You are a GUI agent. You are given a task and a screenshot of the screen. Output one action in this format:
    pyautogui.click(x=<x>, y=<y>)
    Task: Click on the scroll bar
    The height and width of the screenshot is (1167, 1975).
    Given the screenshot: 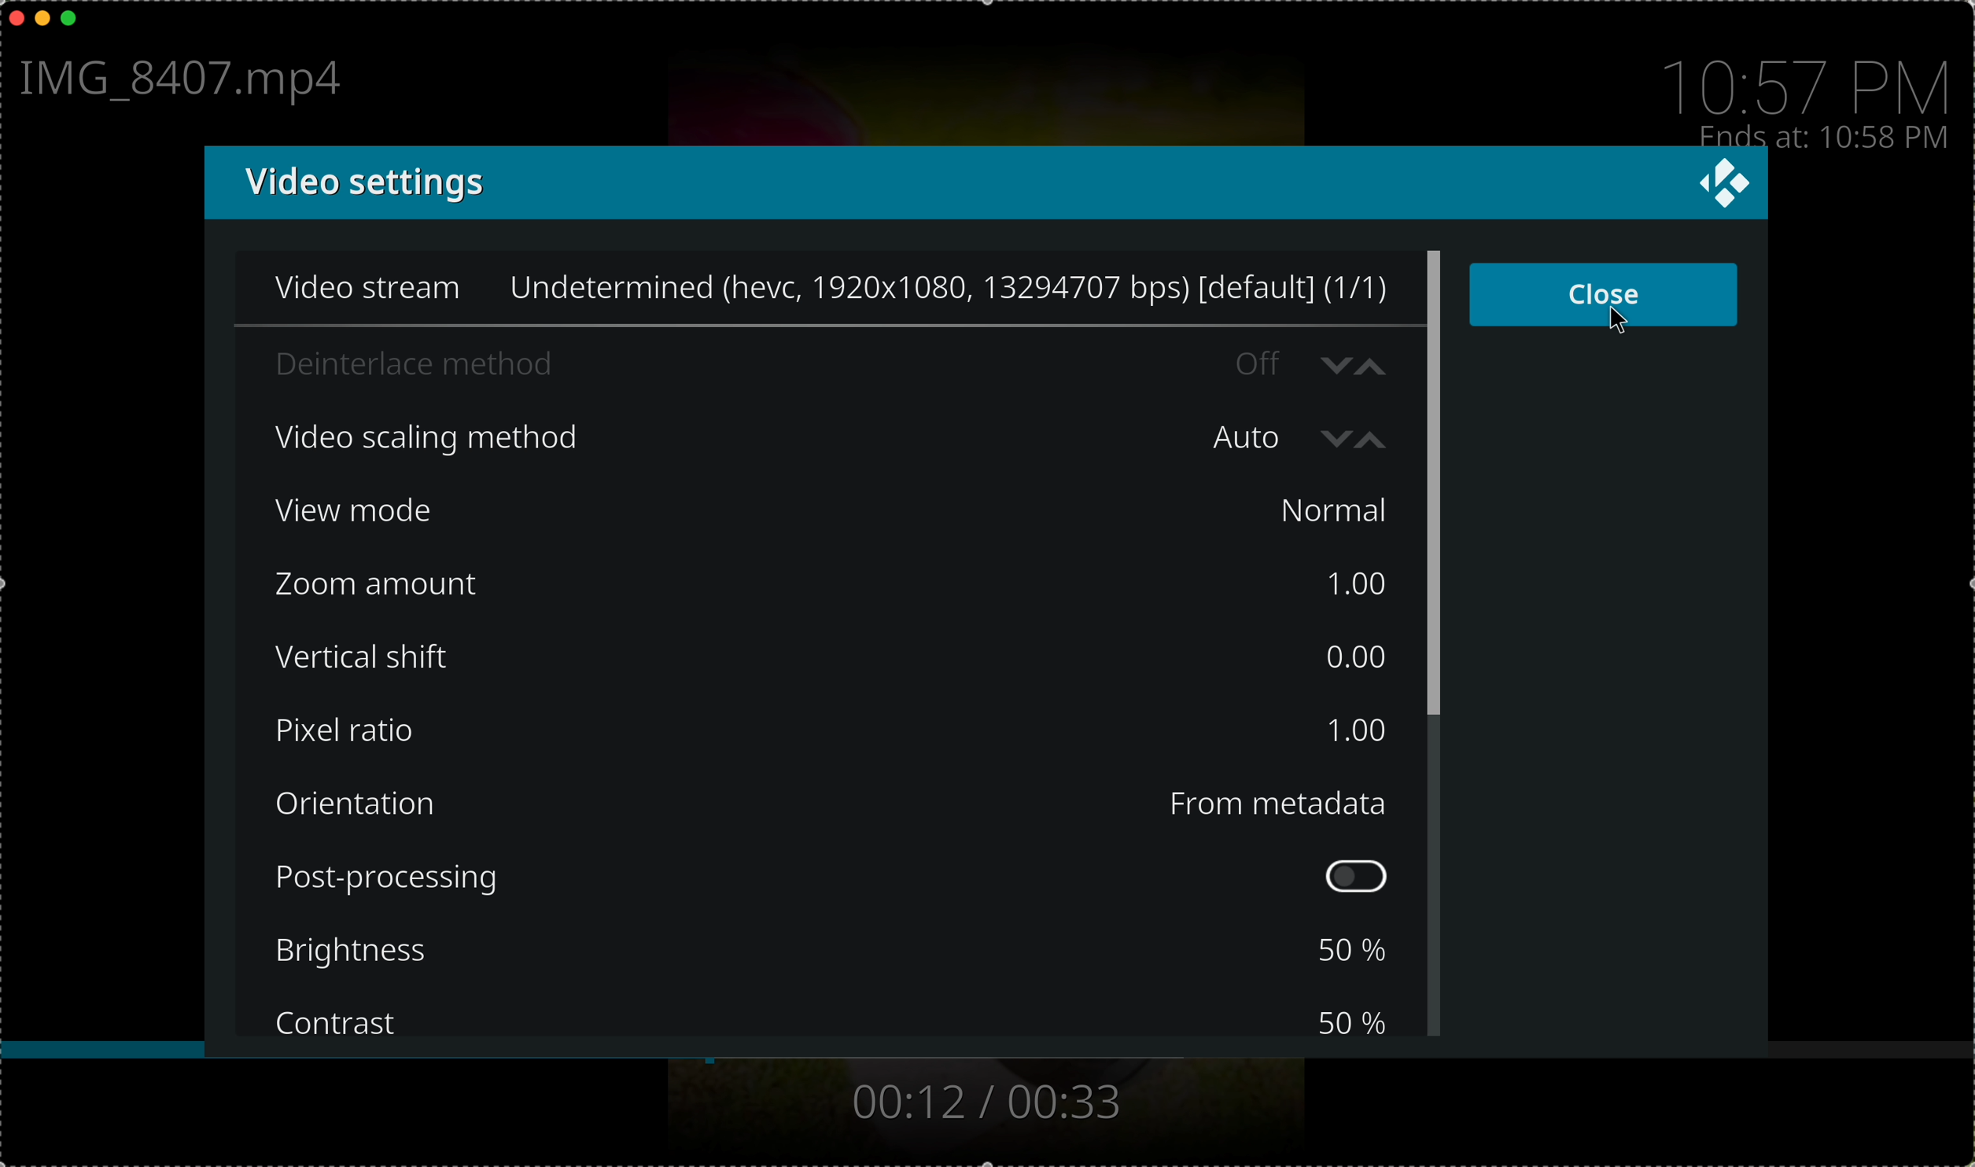 What is the action you would take?
    pyautogui.click(x=1438, y=640)
    